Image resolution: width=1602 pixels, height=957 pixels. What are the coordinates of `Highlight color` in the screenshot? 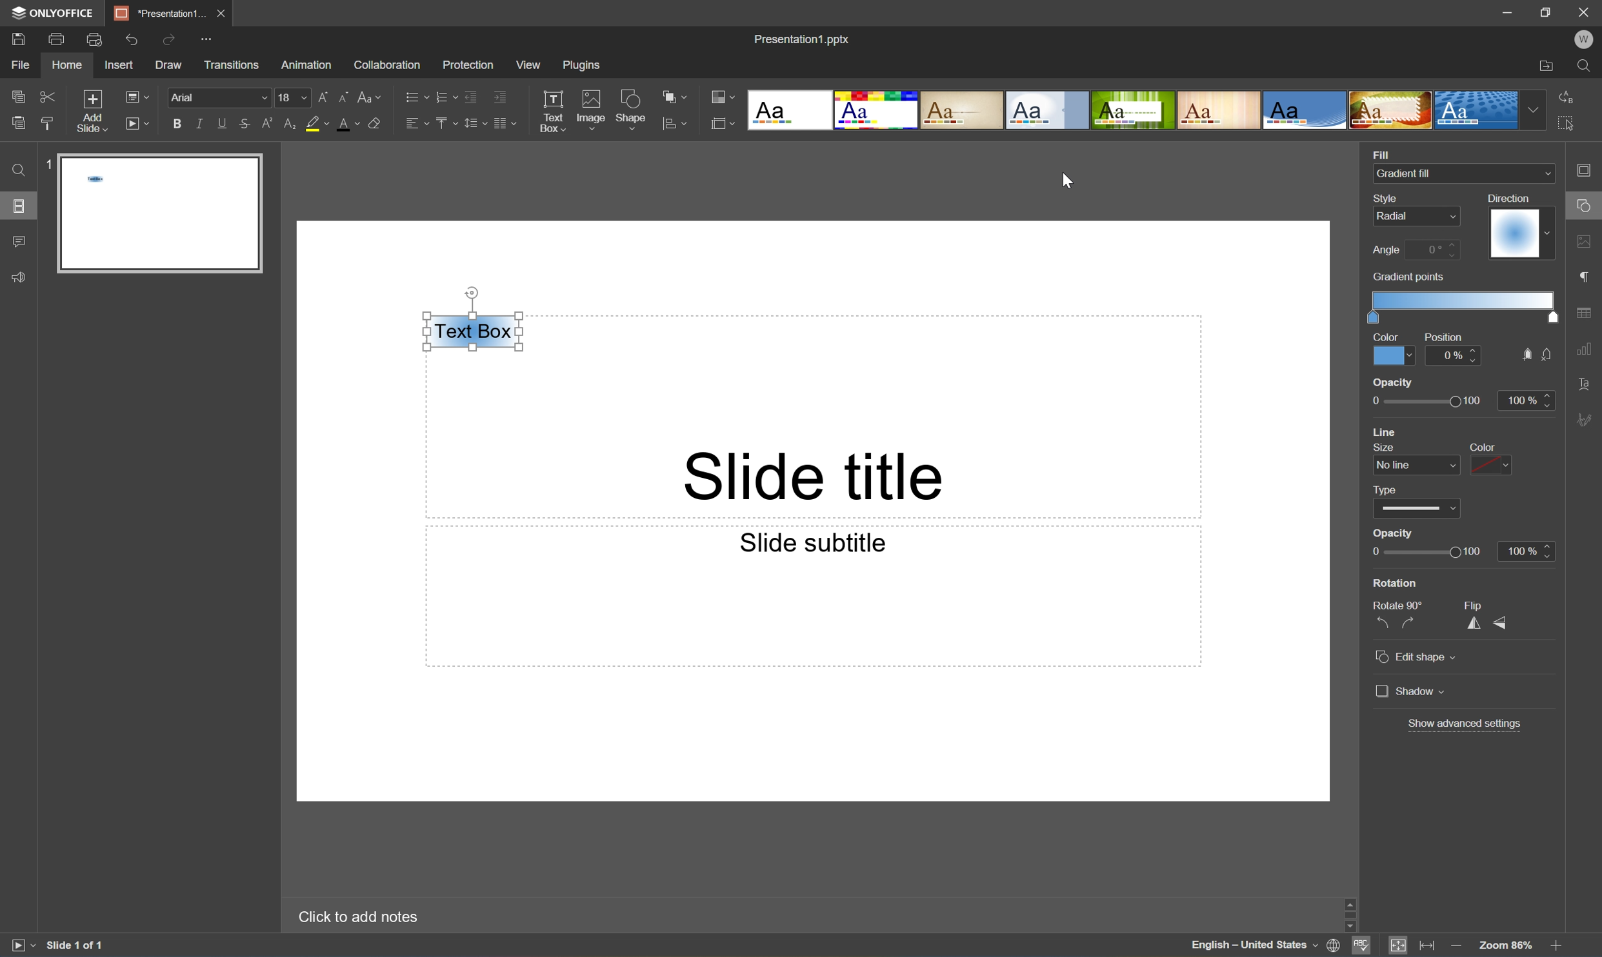 It's located at (314, 123).